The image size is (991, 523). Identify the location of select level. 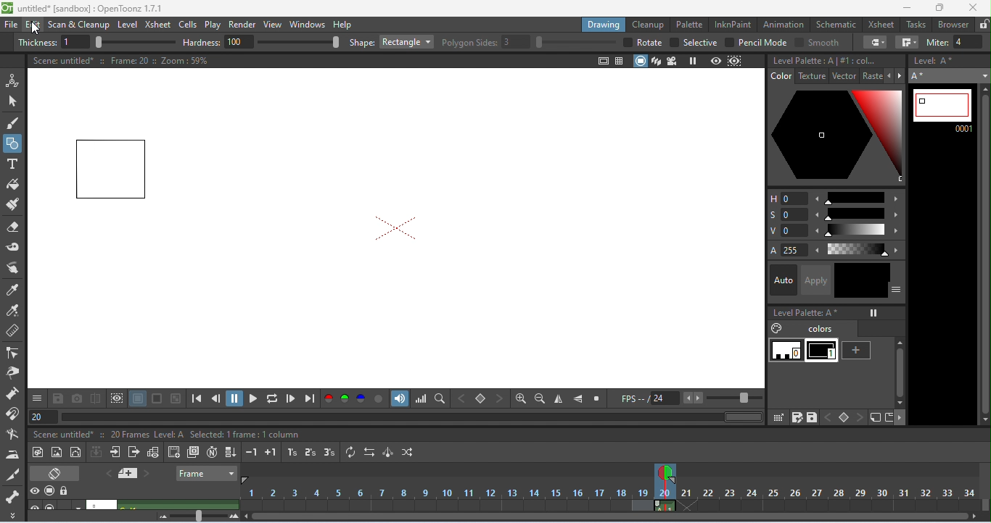
(948, 75).